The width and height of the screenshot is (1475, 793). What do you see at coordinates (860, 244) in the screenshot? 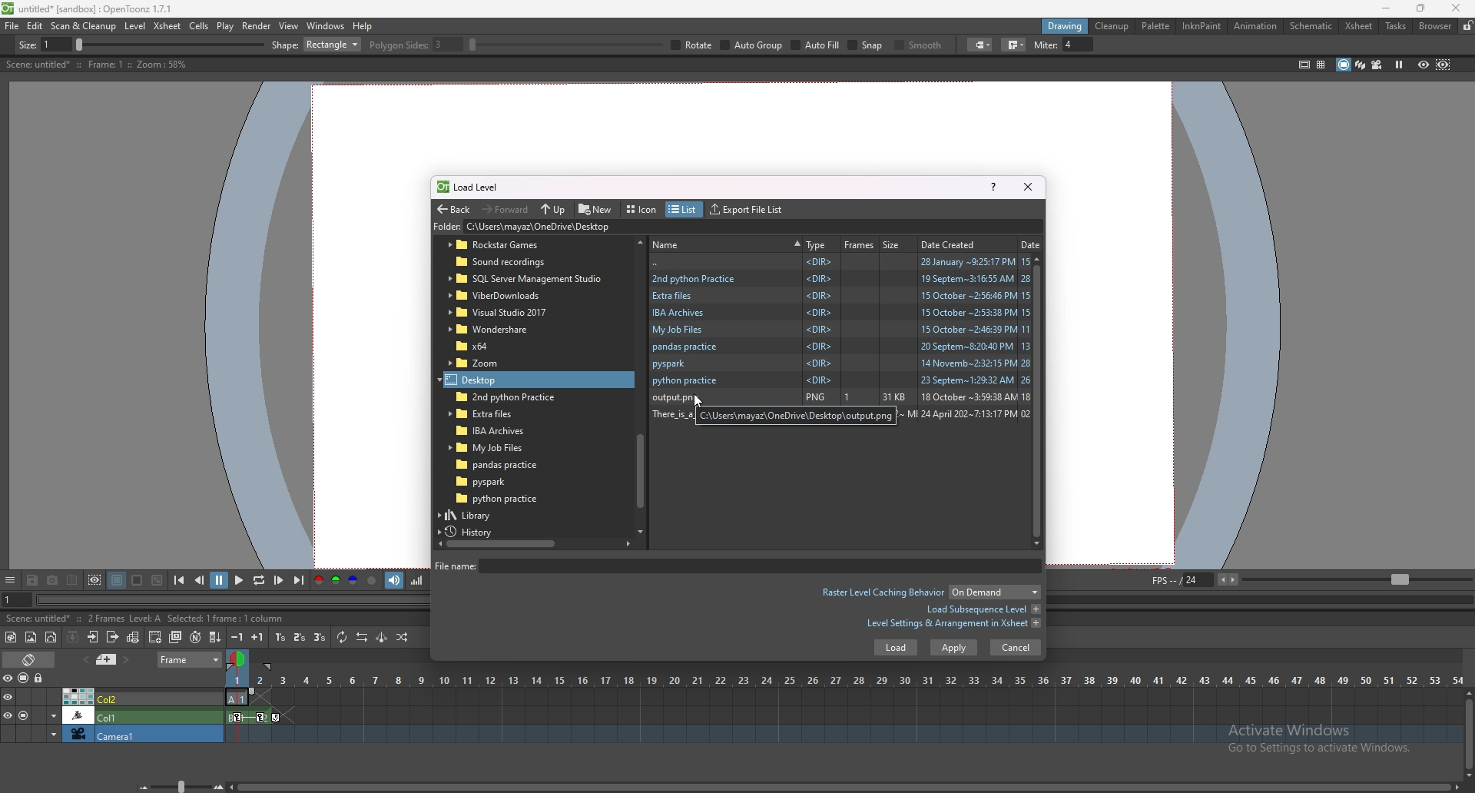
I see `frames` at bounding box center [860, 244].